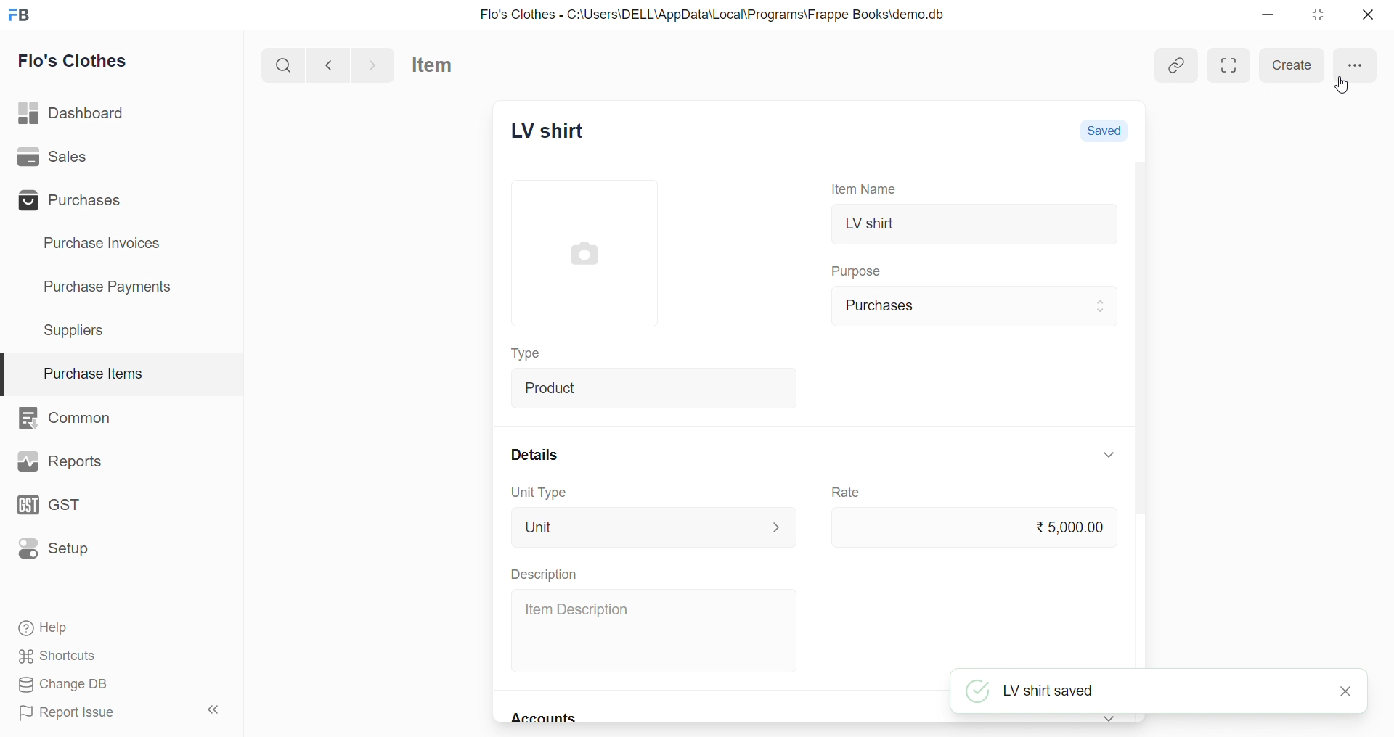  I want to click on navigate forward, so click(375, 65).